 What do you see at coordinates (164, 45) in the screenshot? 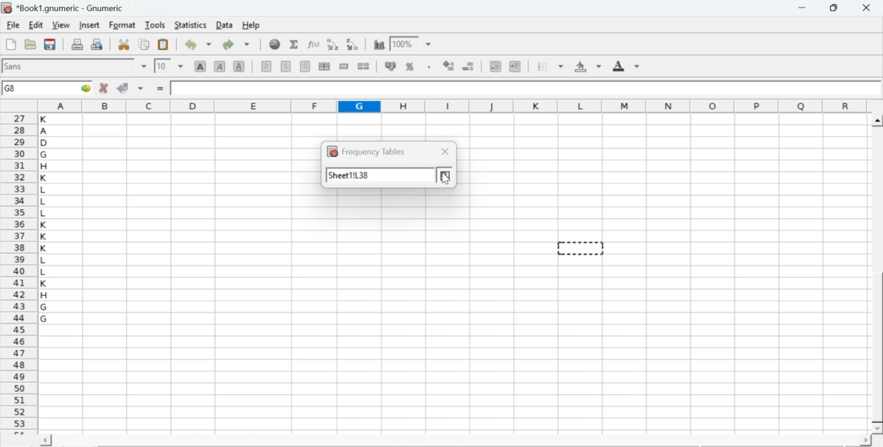
I see `paste` at bounding box center [164, 45].